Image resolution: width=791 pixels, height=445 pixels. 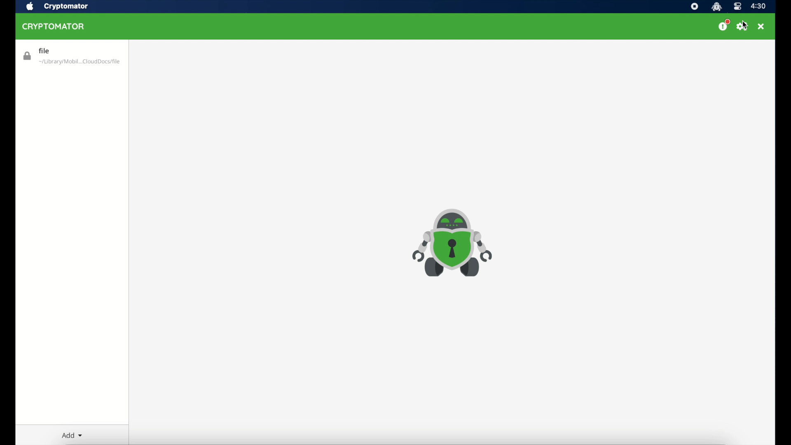 I want to click on cursor, so click(x=745, y=25).